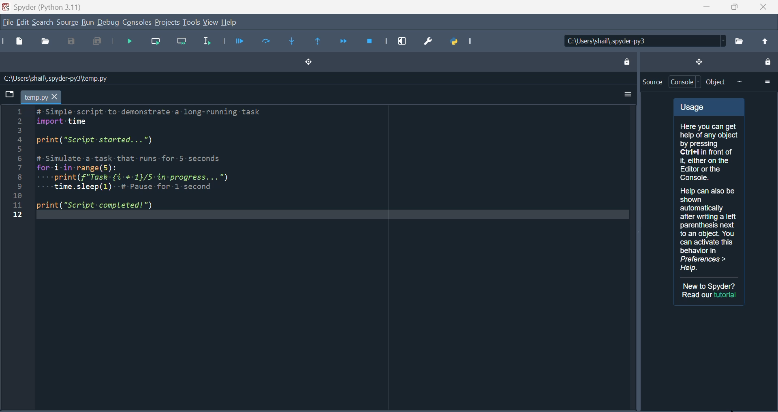 Image resolution: width=778 pixels, height=412 pixels. I want to click on Continue execution until next function, so click(343, 41).